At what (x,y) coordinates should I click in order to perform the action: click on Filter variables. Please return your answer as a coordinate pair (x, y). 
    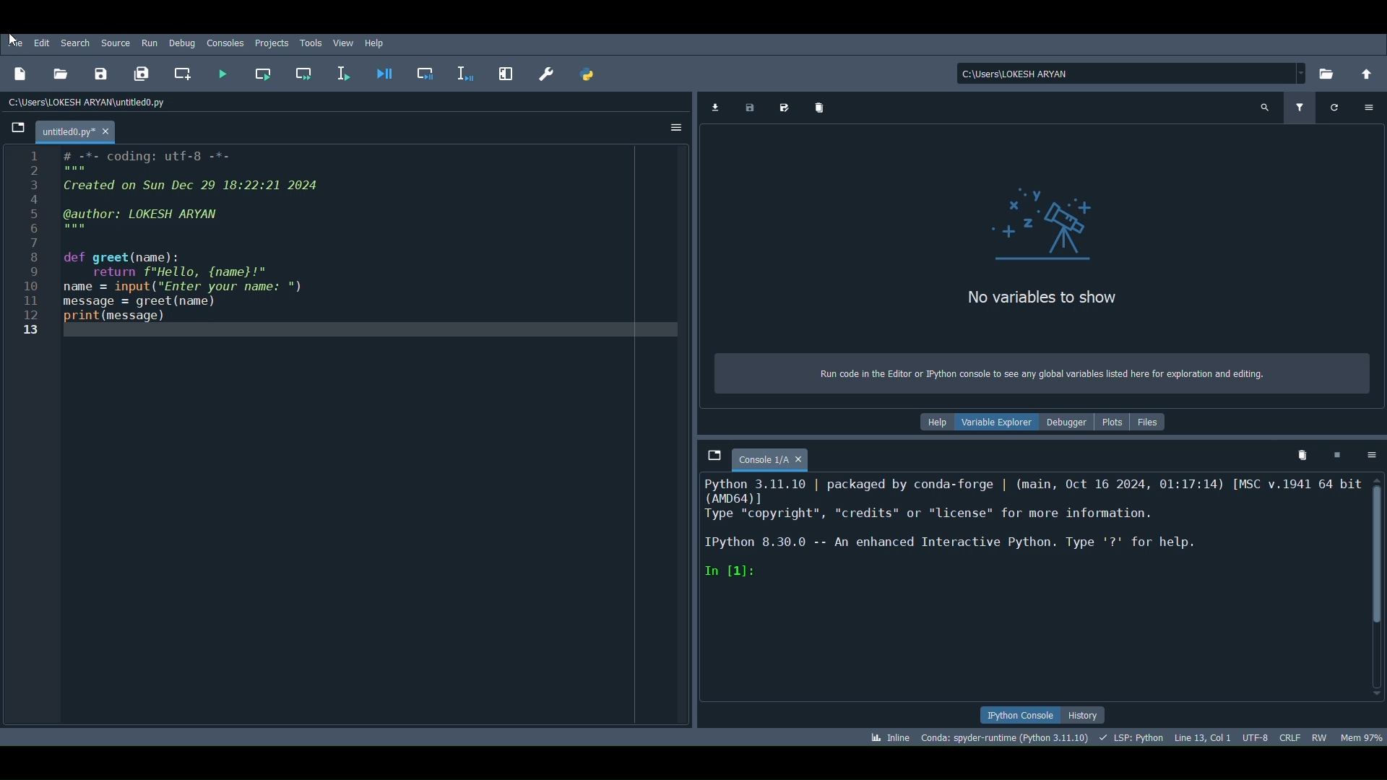
    Looking at the image, I should click on (1297, 107).